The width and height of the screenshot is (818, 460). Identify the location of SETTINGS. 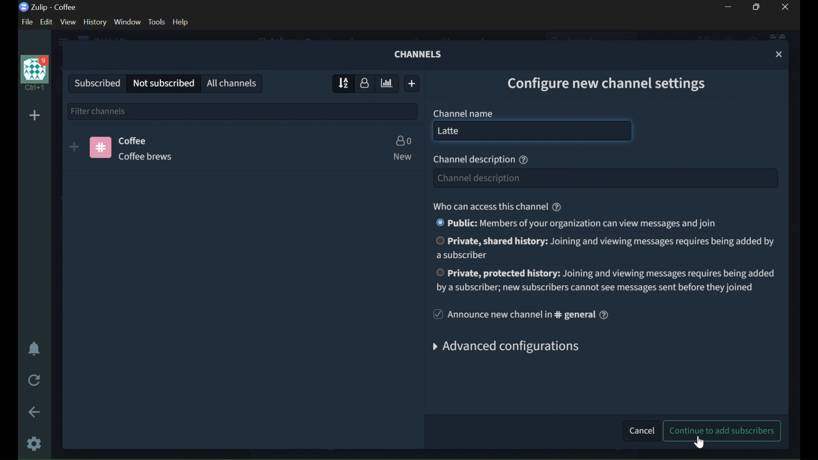
(35, 443).